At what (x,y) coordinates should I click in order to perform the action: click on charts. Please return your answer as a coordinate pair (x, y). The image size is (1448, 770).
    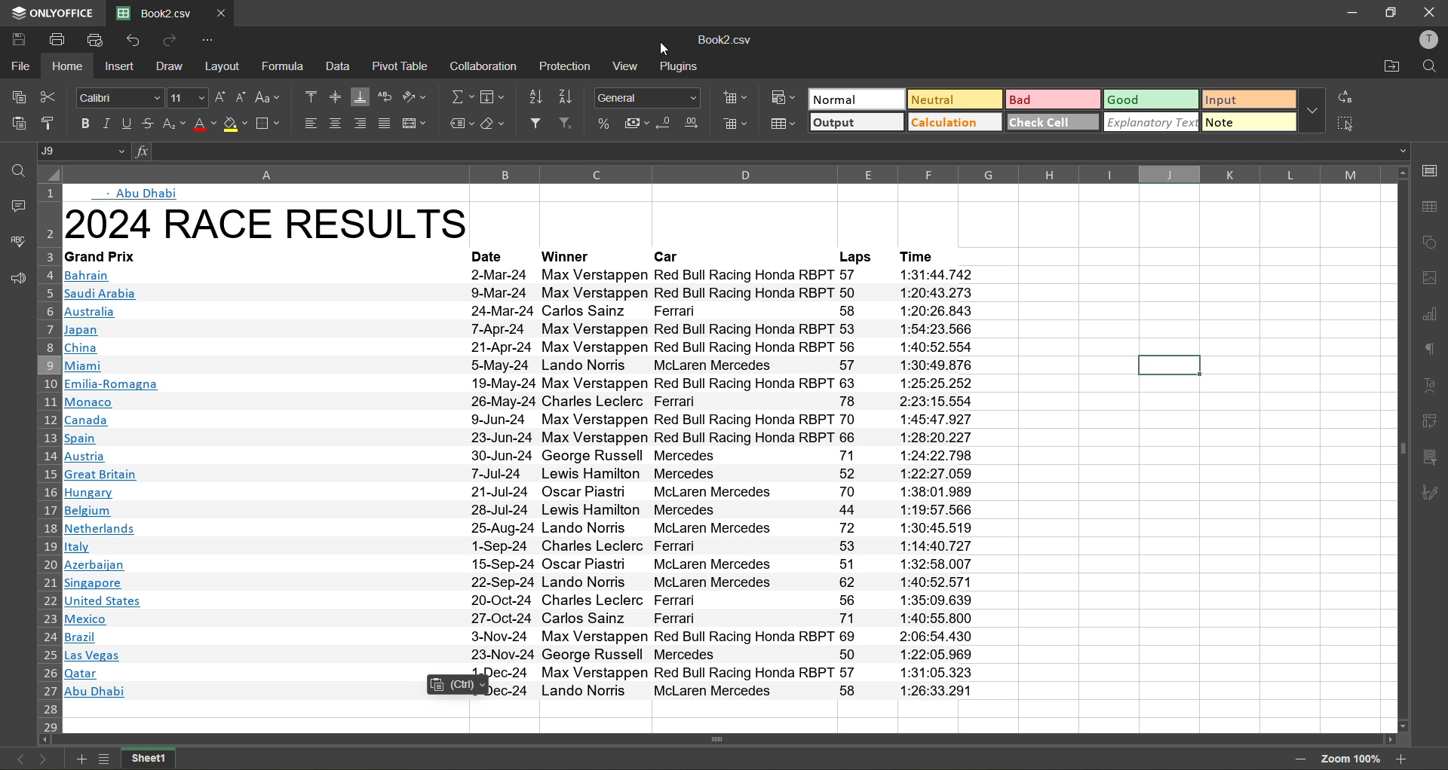
    Looking at the image, I should click on (1429, 316).